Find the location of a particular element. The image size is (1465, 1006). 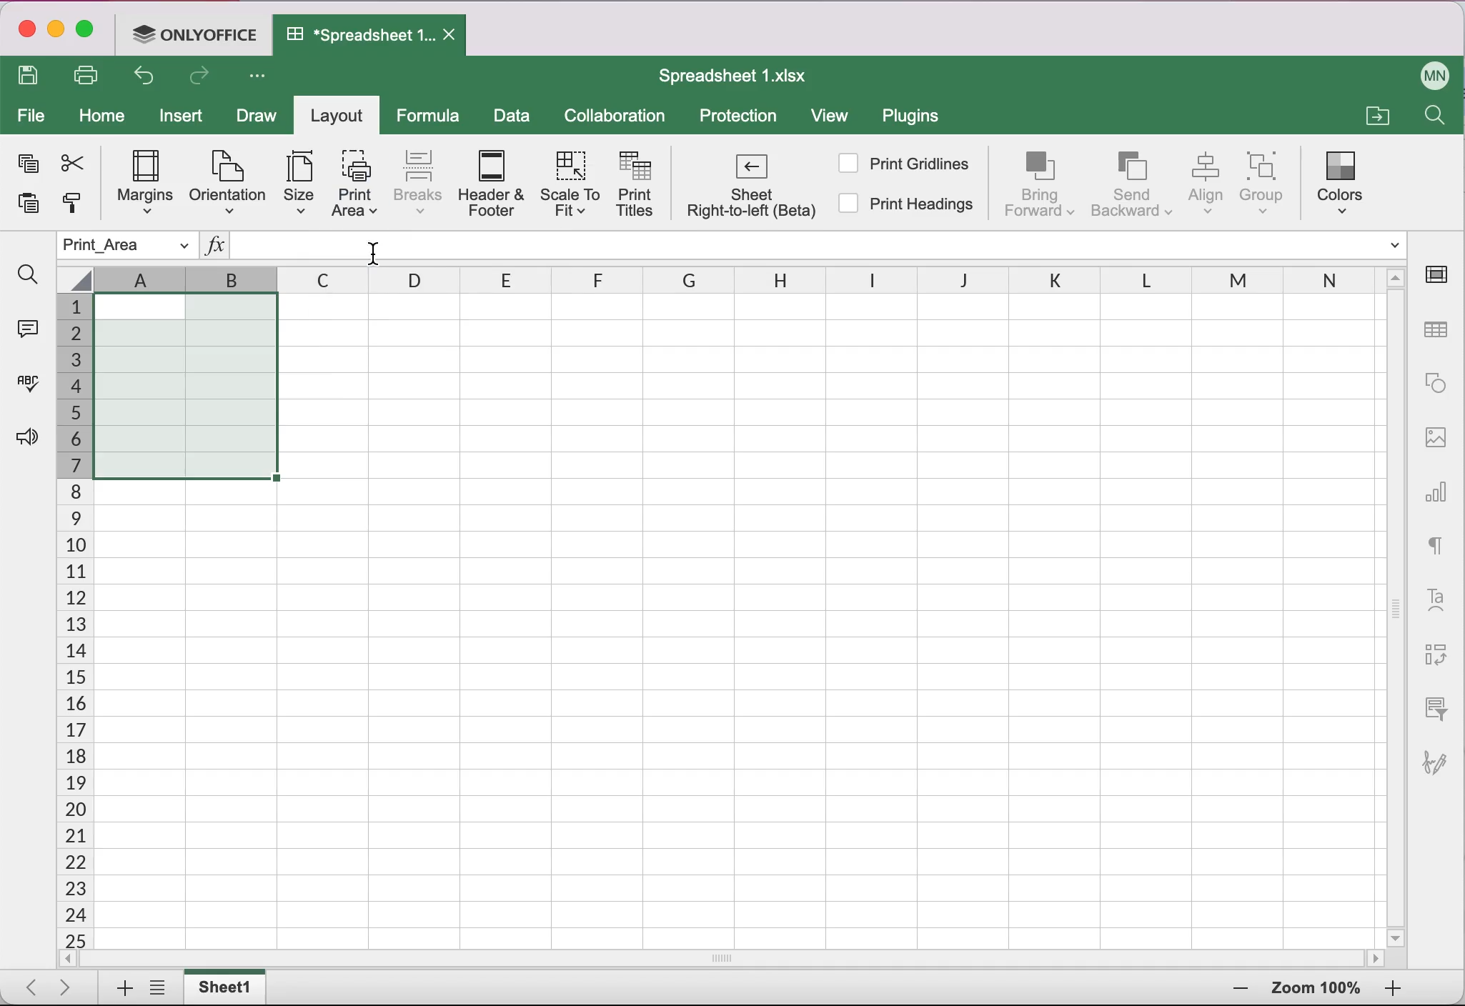

pivot table is located at coordinates (1433, 656).